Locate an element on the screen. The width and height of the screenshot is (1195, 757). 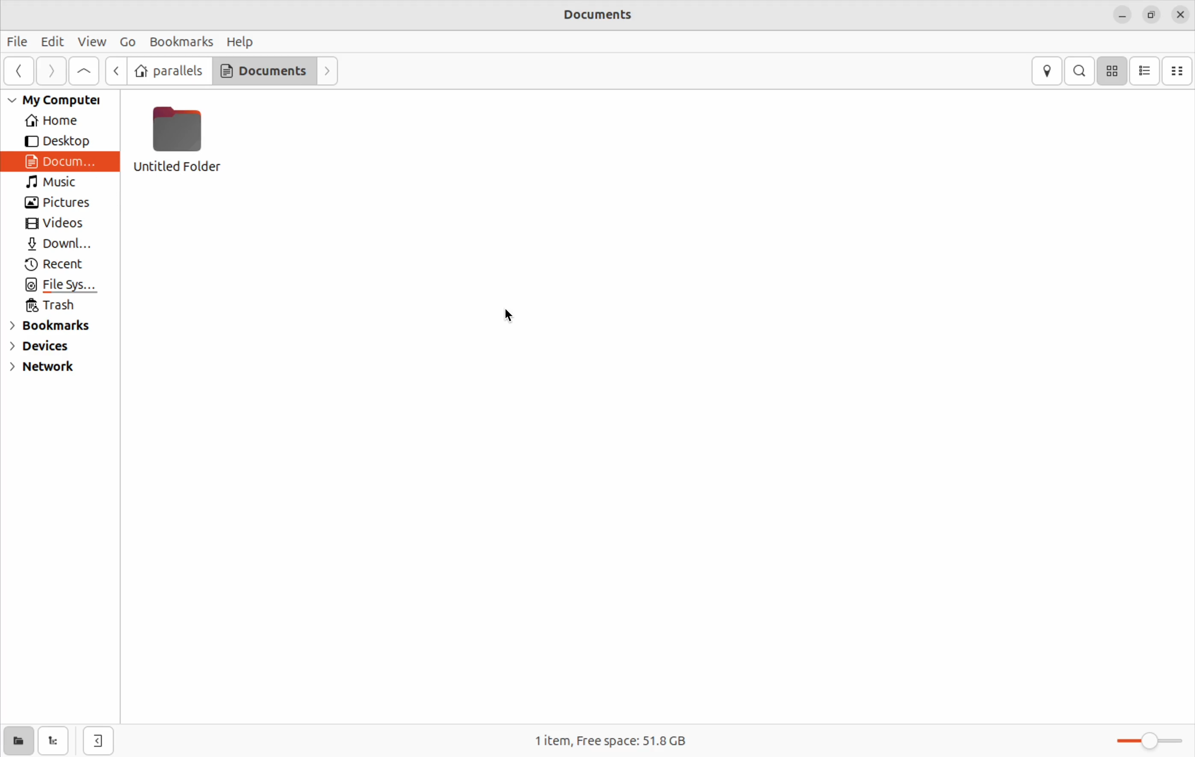
Pictures is located at coordinates (62, 205).